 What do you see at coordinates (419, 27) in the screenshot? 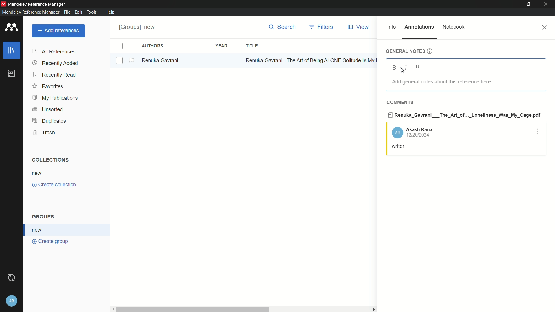
I see `annotations` at bounding box center [419, 27].